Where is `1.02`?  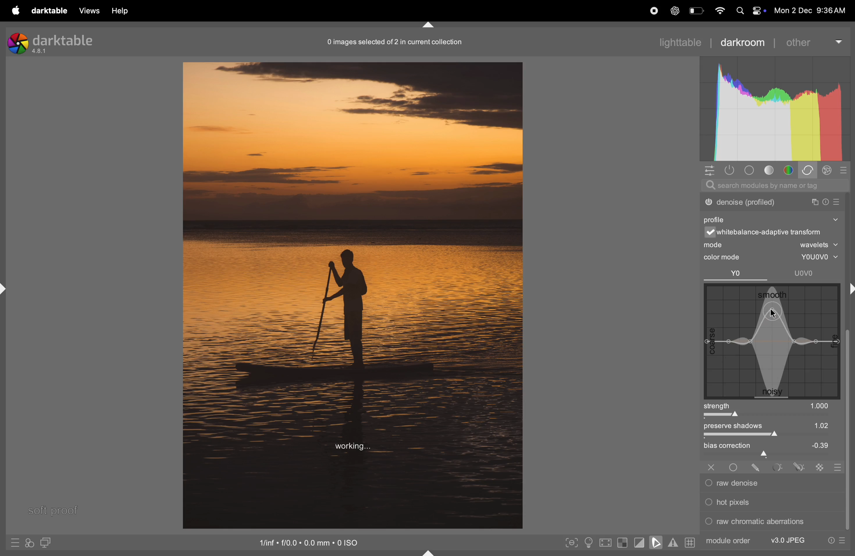
1.02 is located at coordinates (811, 425).